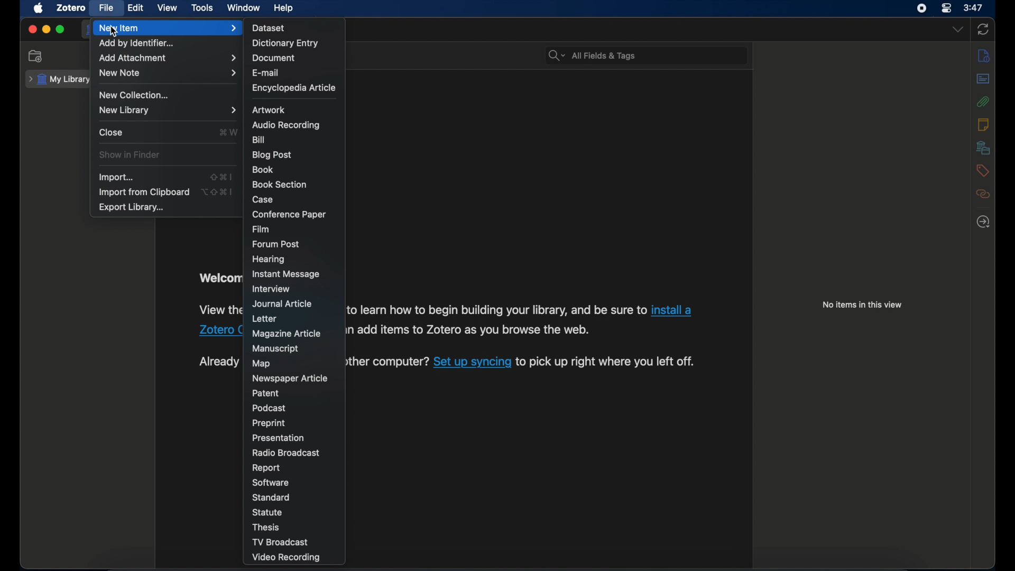  What do you see at coordinates (957, 30) in the screenshot?
I see `dropdown` at bounding box center [957, 30].